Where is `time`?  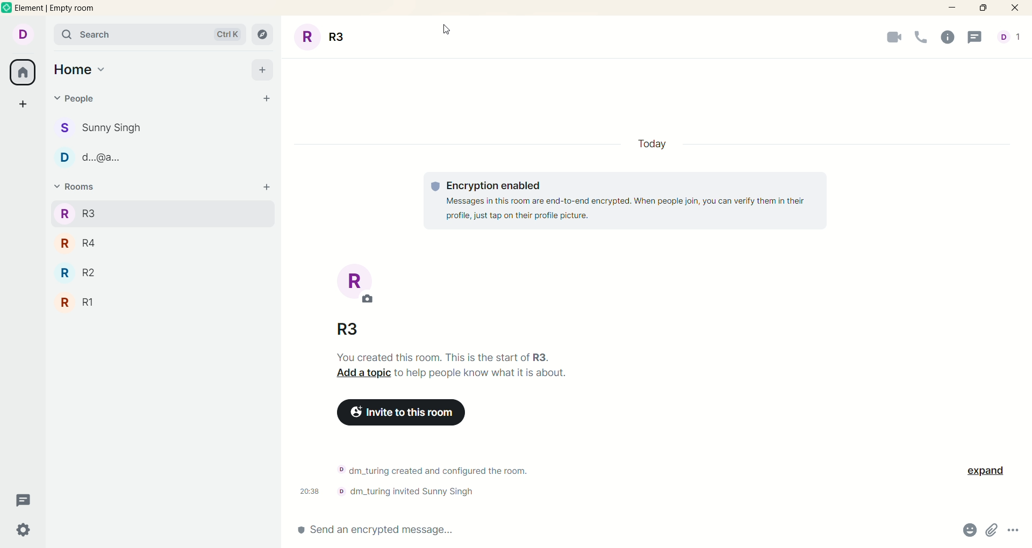 time is located at coordinates (307, 489).